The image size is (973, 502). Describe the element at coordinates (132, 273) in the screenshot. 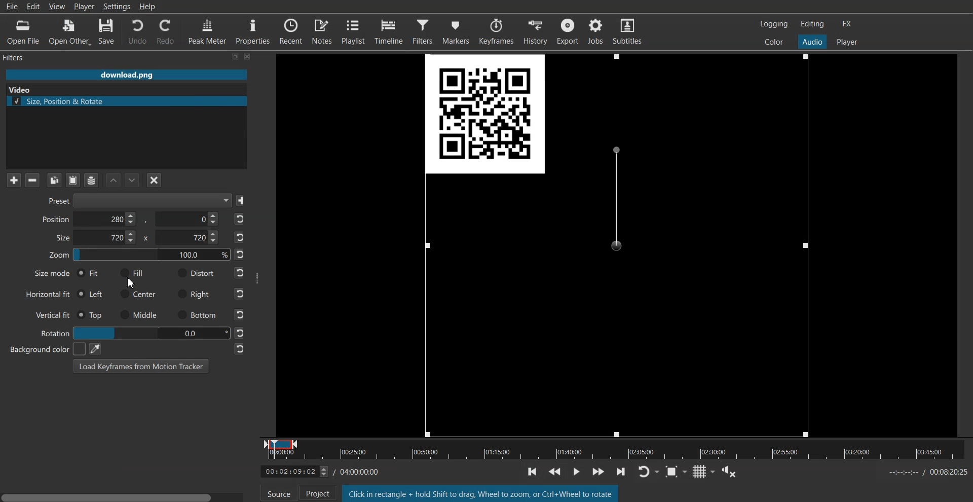

I see `Fill` at that location.